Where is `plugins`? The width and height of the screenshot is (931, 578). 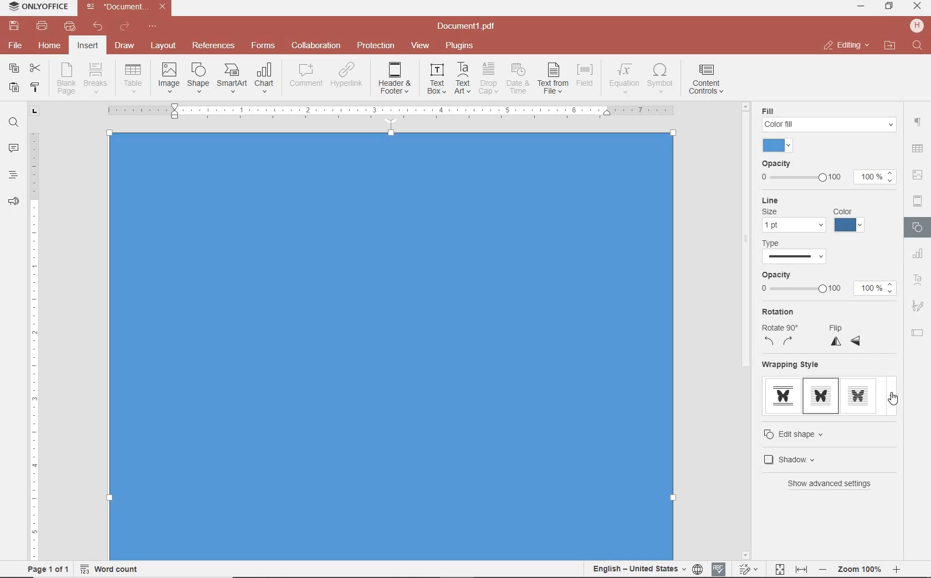
plugins is located at coordinates (462, 46).